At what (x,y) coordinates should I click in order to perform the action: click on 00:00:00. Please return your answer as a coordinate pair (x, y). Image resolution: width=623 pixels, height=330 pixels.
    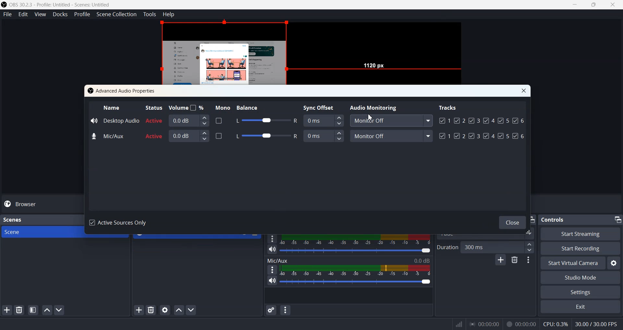
    Looking at the image, I should click on (484, 324).